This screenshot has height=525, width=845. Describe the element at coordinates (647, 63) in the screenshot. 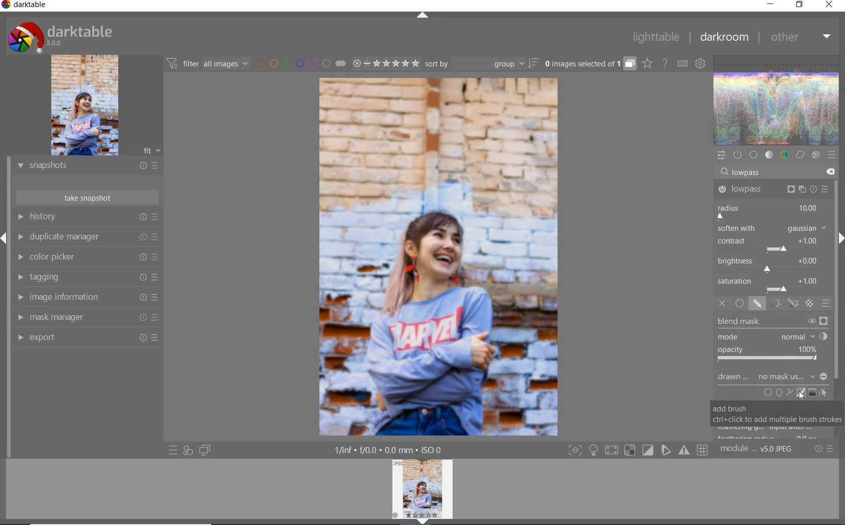

I see `click to change overlays on thumbnails` at that location.